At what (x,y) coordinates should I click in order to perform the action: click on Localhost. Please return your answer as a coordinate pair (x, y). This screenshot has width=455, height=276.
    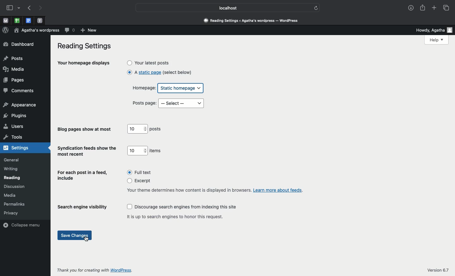
    Looking at the image, I should click on (225, 8).